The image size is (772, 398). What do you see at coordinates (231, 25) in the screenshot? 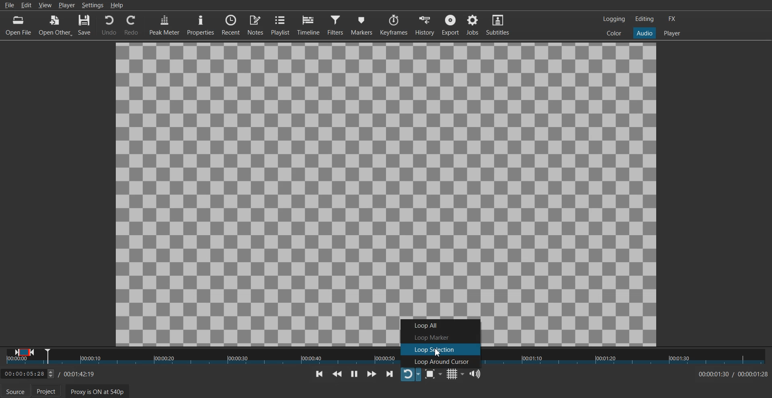
I see `Recent` at bounding box center [231, 25].